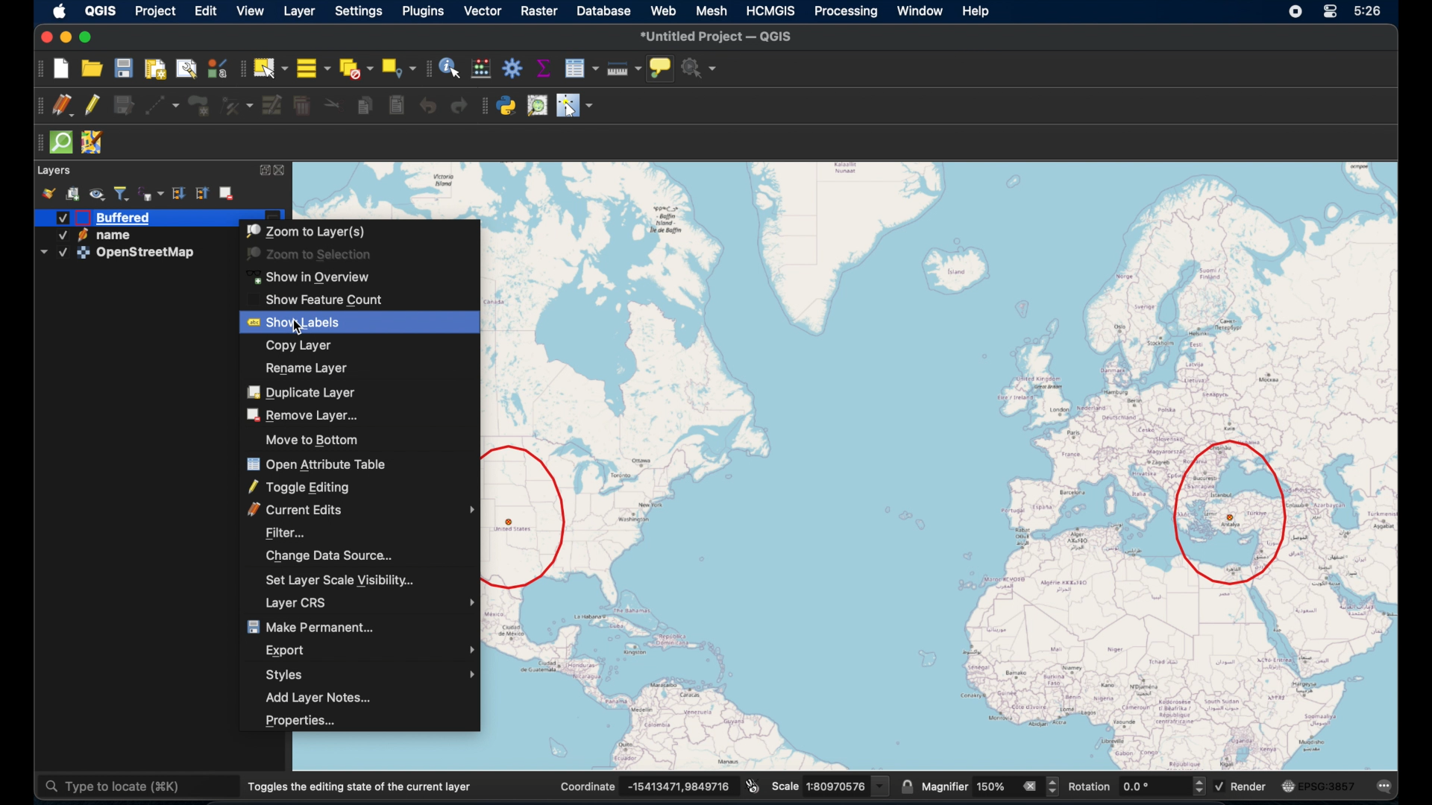 The height and width of the screenshot is (805, 1432). I want to click on scale vlaue, so click(836, 786).